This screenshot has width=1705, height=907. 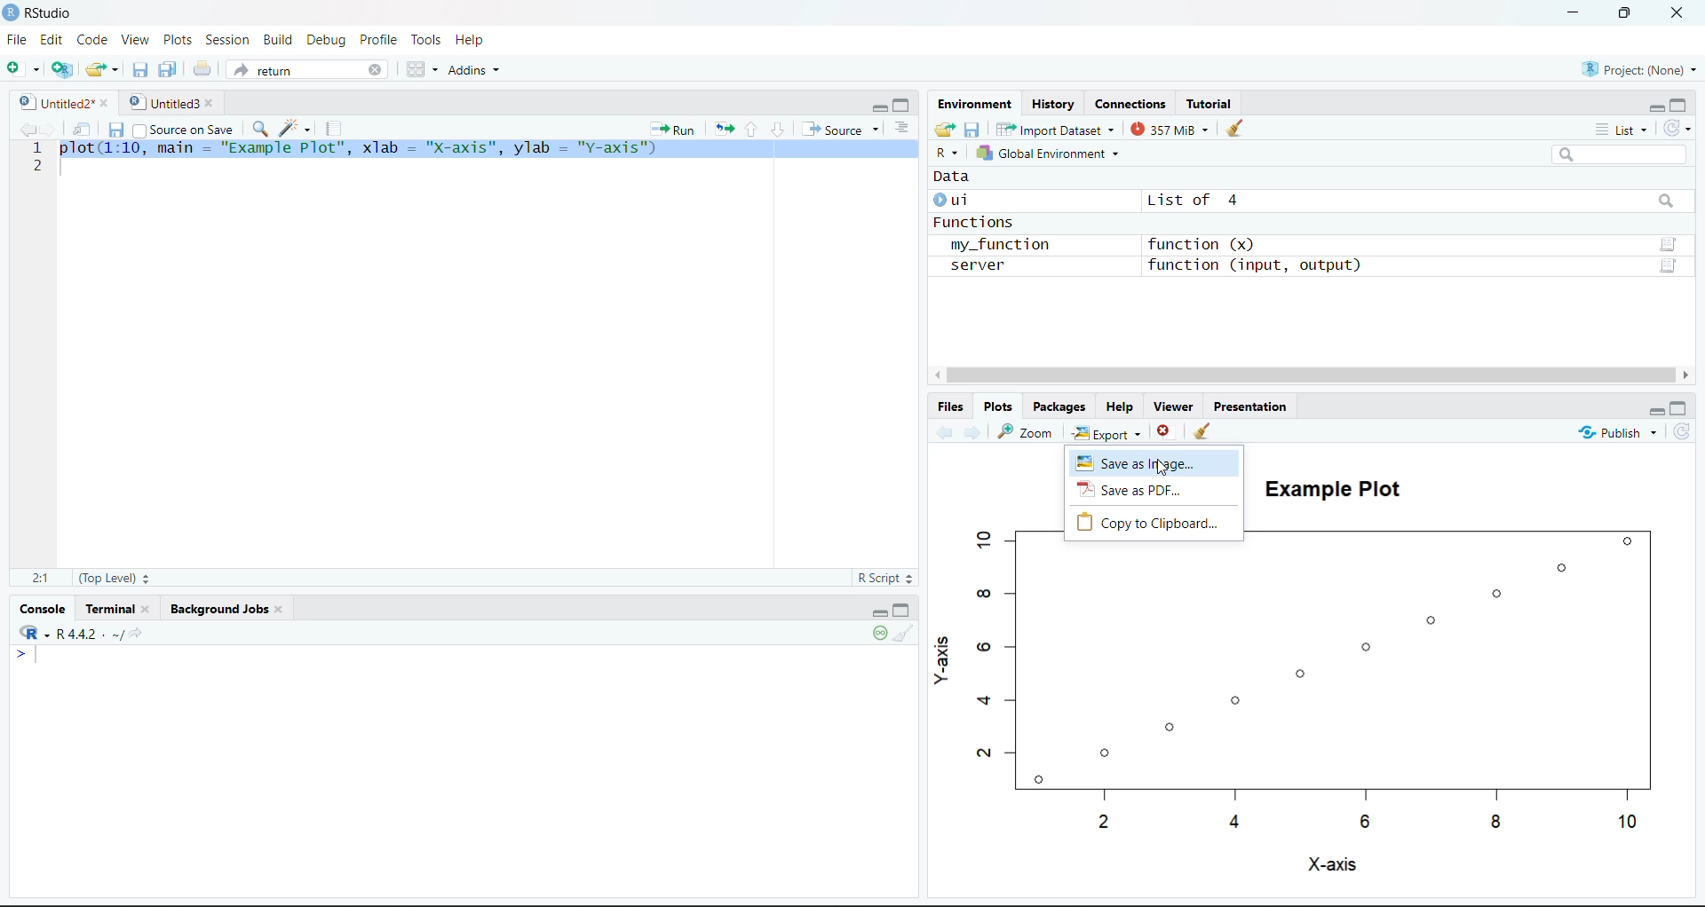 What do you see at coordinates (60, 98) in the screenshot?
I see `Untitled2*` at bounding box center [60, 98].